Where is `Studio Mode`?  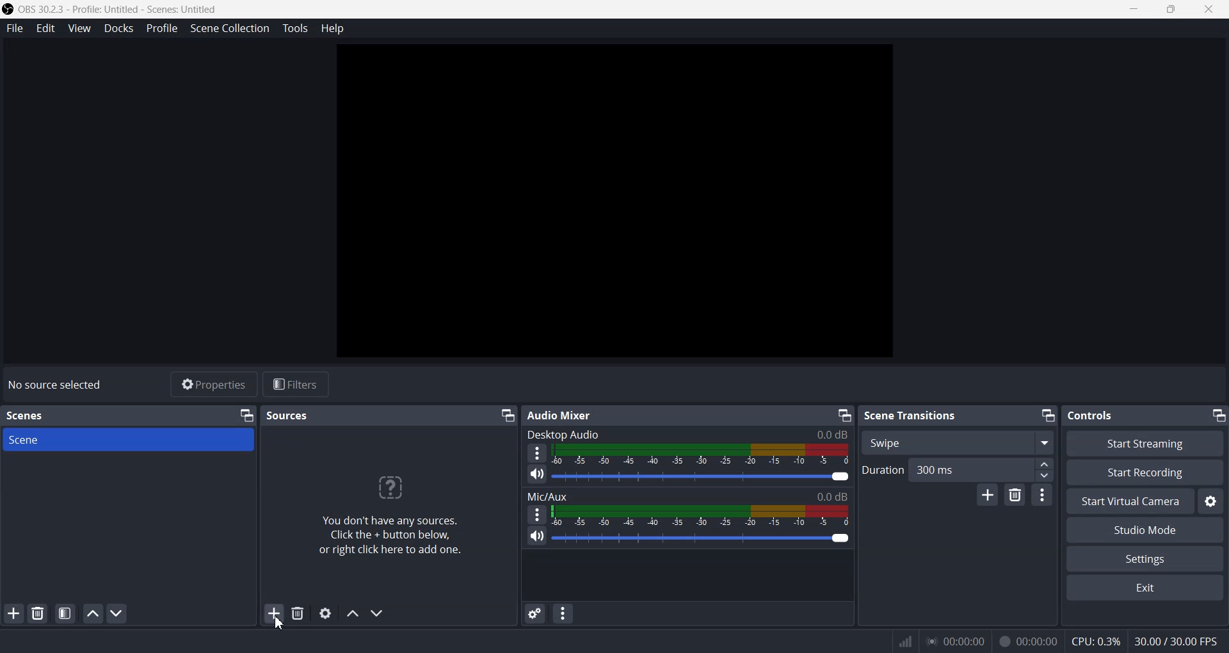
Studio Mode is located at coordinates (1144, 531).